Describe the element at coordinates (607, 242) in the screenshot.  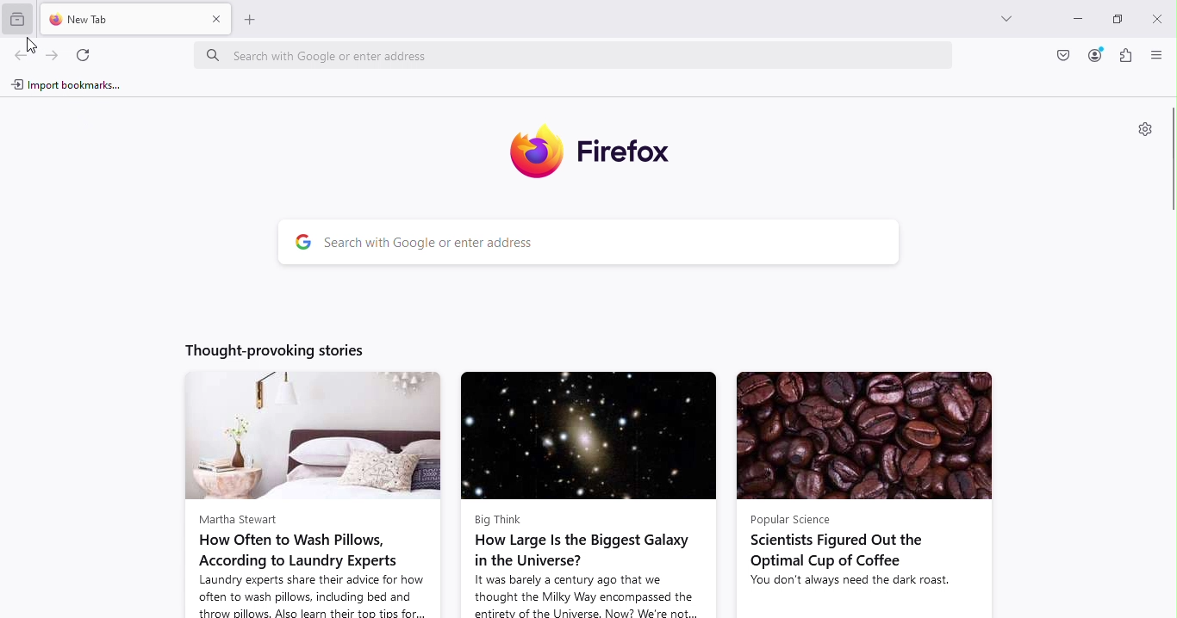
I see `Search bar` at that location.